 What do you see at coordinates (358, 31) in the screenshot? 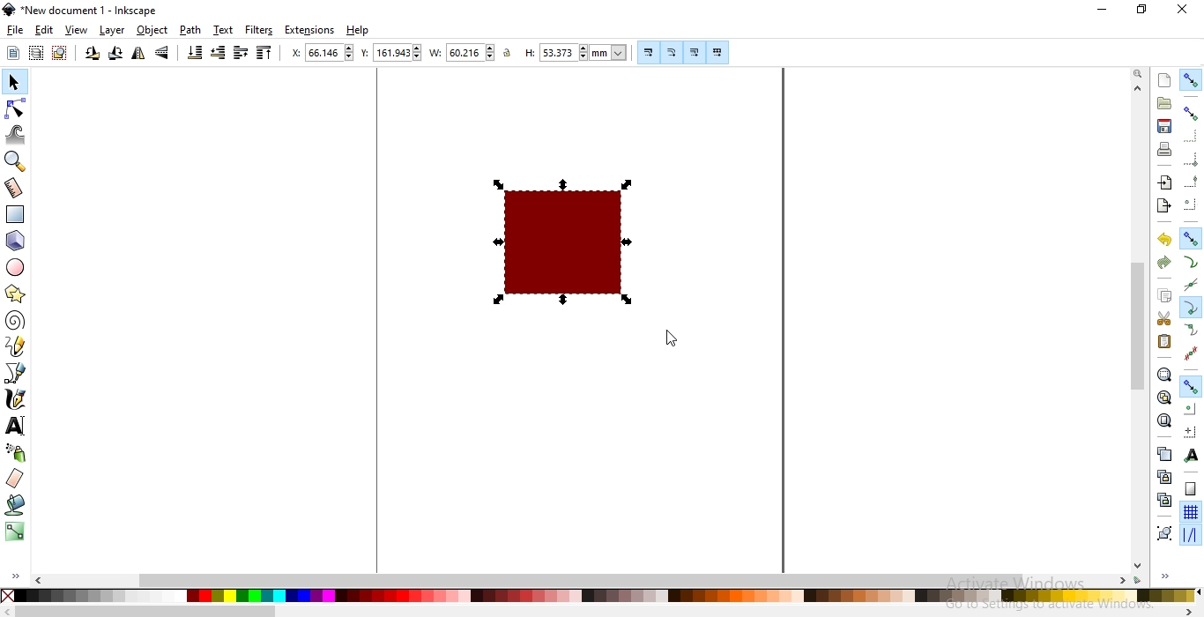
I see `help` at bounding box center [358, 31].